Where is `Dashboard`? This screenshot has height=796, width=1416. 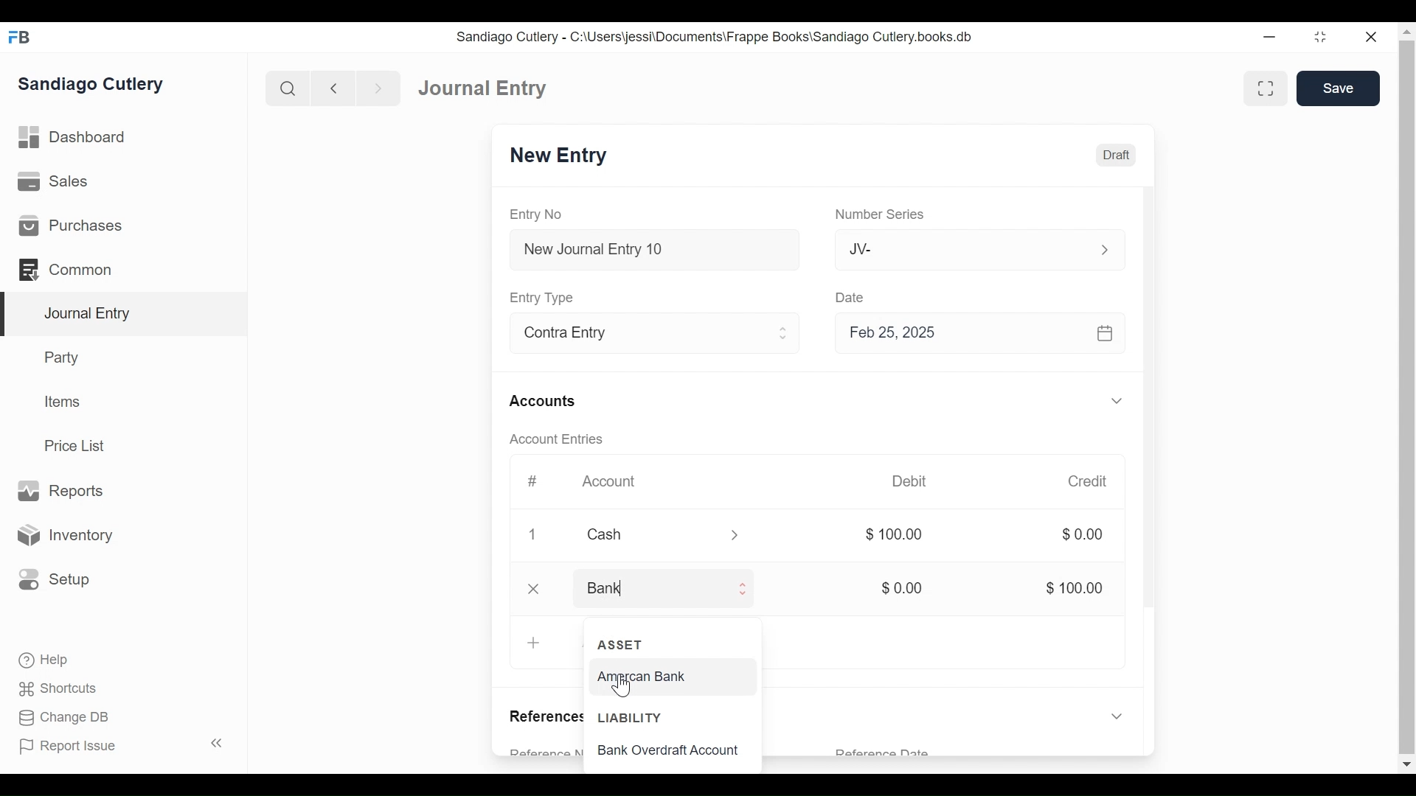
Dashboard is located at coordinates (77, 139).